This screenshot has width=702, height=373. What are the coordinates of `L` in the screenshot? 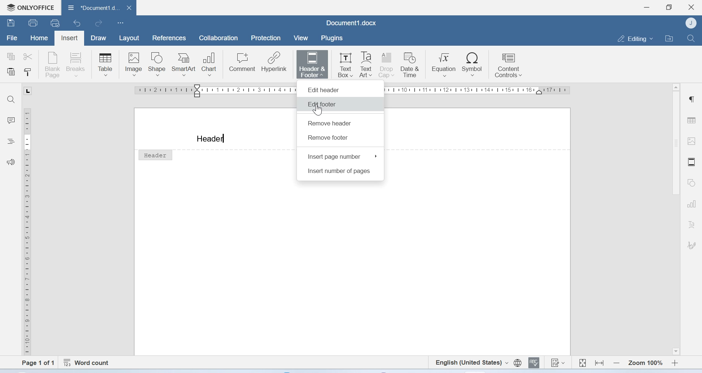 It's located at (27, 91).